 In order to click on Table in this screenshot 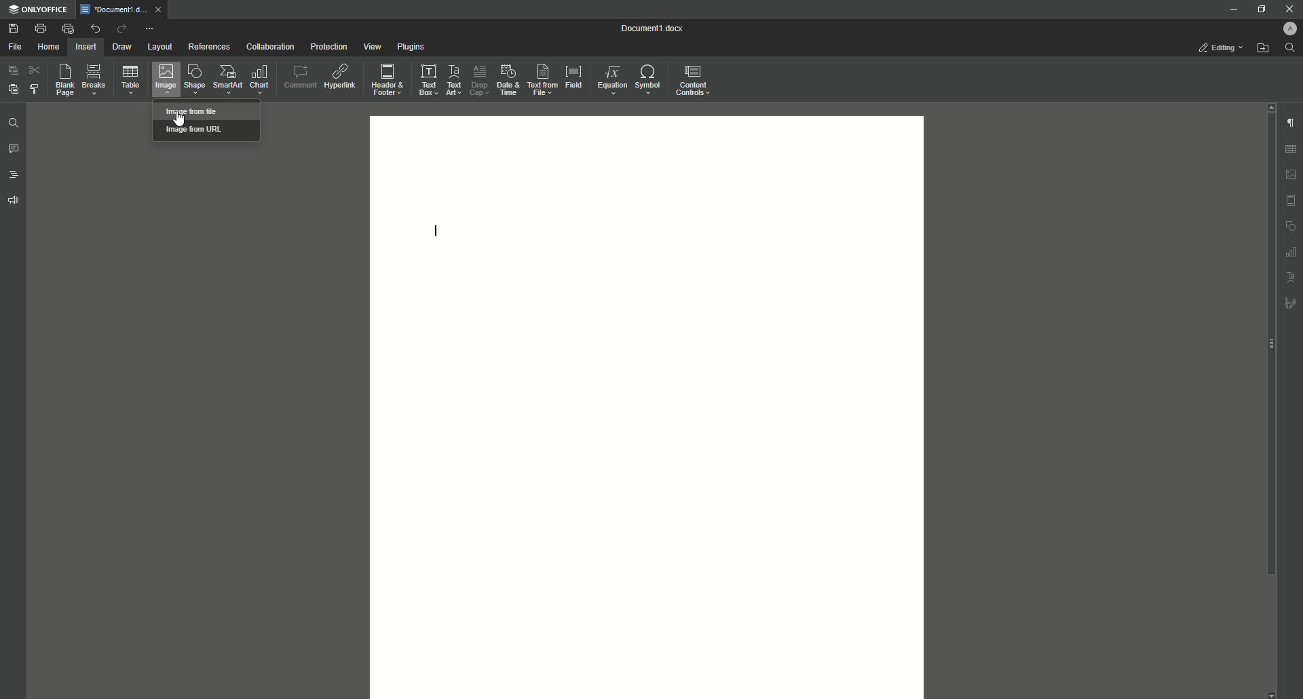, I will do `click(131, 80)`.